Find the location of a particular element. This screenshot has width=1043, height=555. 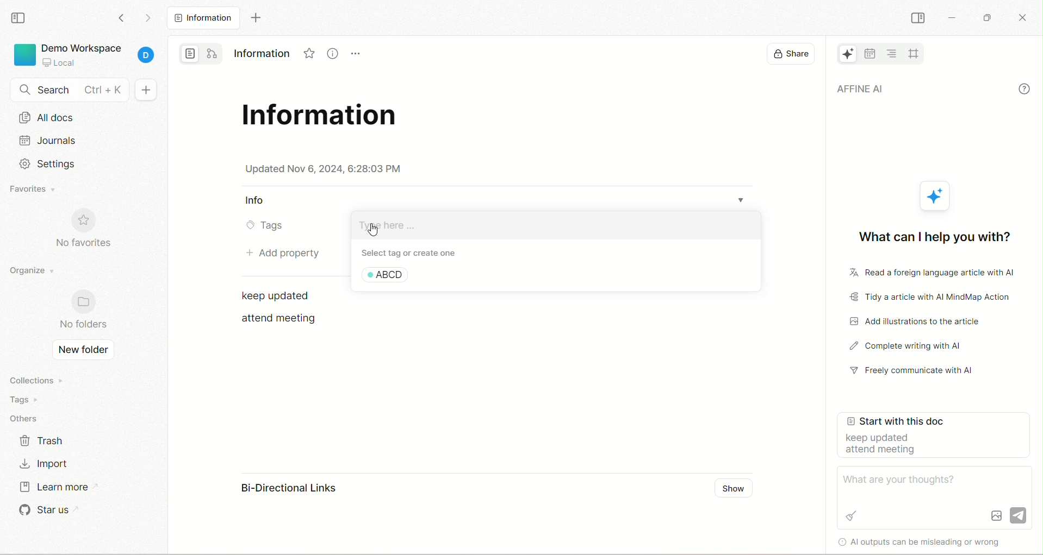

what can I help you with is located at coordinates (932, 234).